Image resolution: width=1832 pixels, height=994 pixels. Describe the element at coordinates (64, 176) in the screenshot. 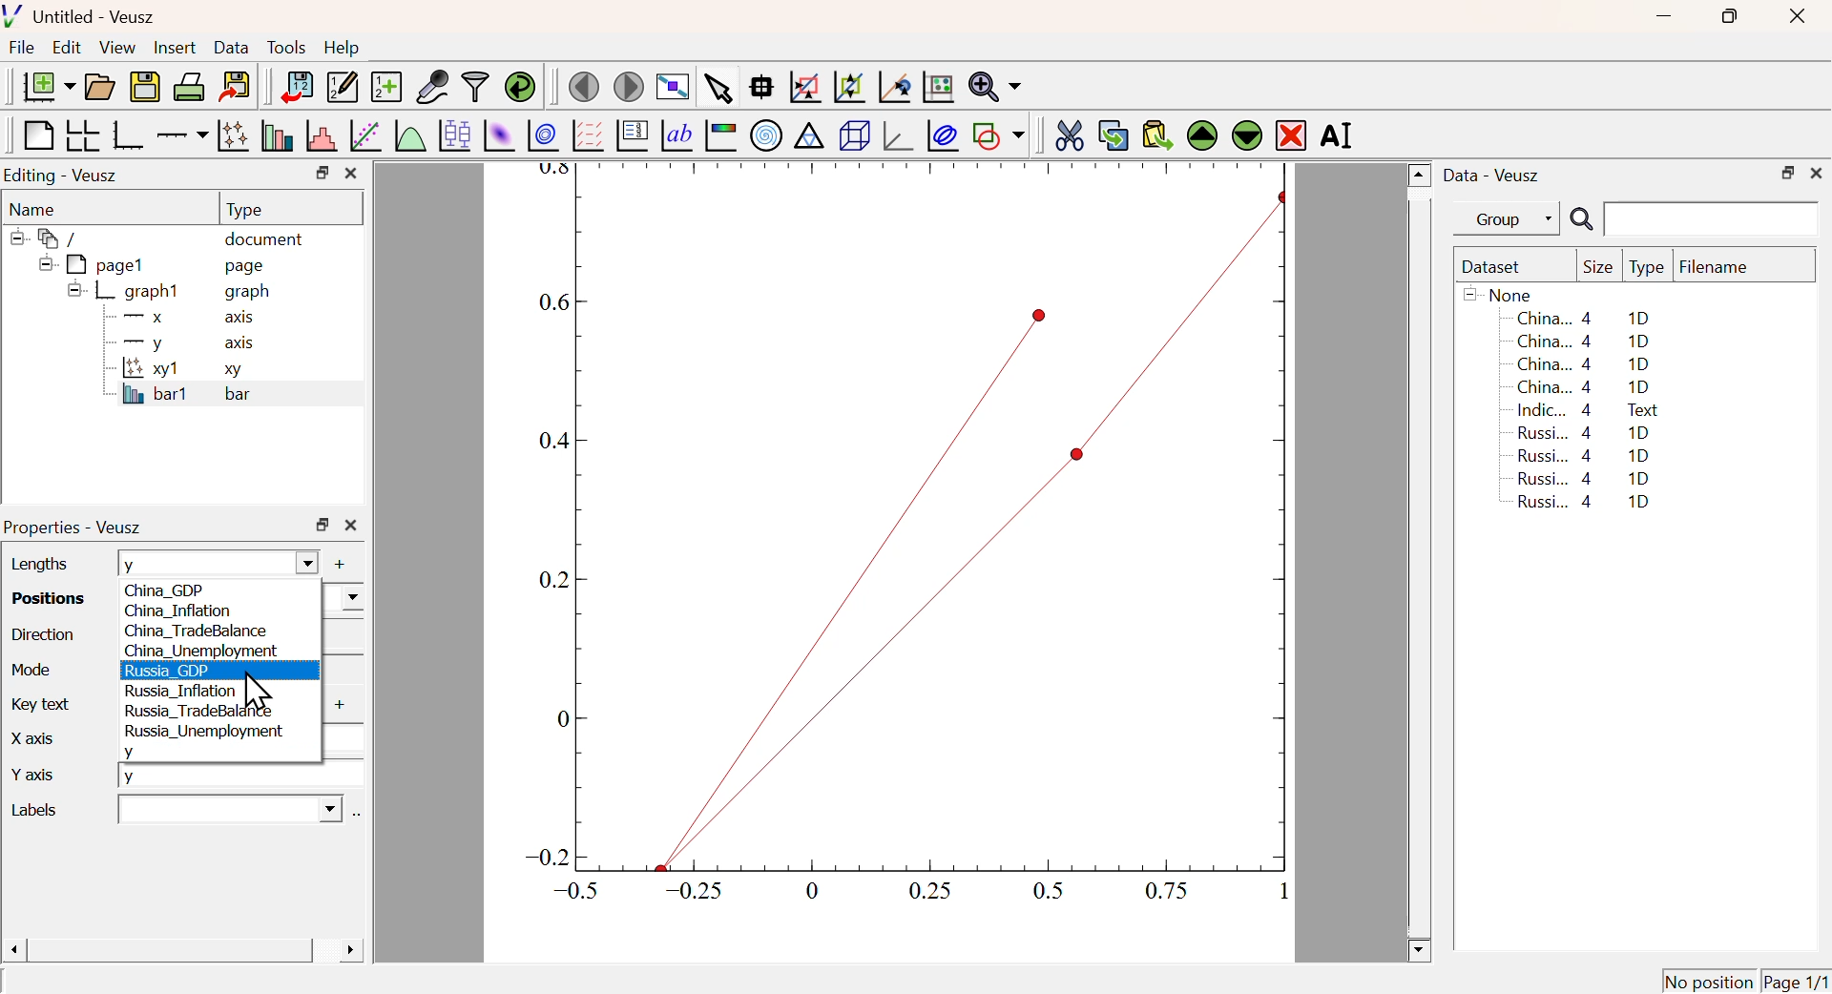

I see `Editing - Veusz` at that location.